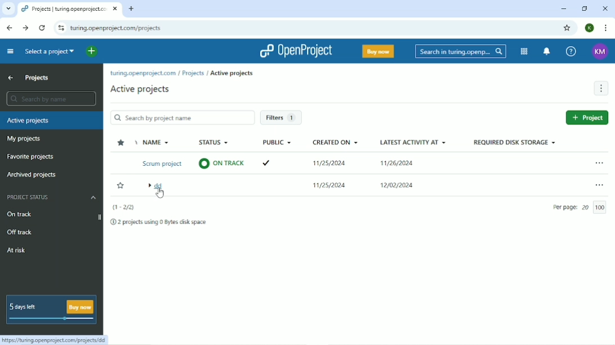 The width and height of the screenshot is (615, 345). I want to click on Minimize, so click(564, 9).